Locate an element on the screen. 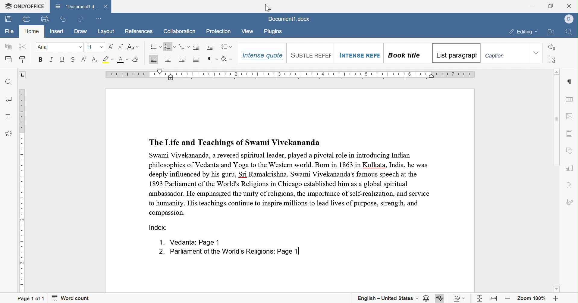 This screenshot has width=578, height=303. drop down is located at coordinates (80, 47).